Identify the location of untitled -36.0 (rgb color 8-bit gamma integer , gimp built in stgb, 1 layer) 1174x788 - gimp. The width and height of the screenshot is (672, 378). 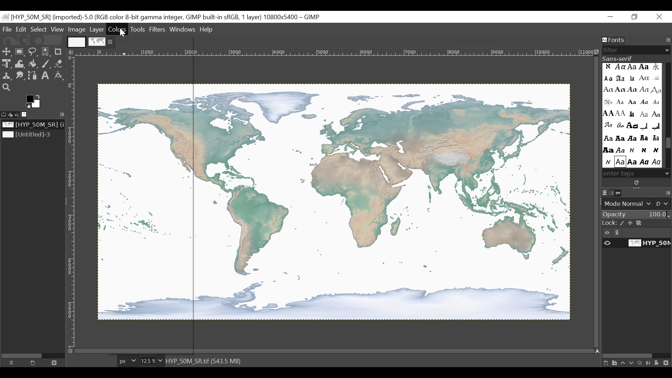
(161, 16).